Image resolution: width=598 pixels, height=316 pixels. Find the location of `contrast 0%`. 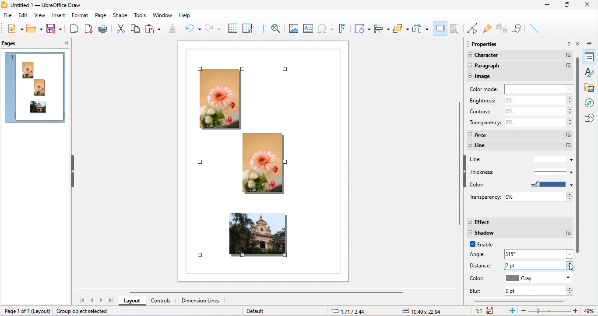

contrast 0% is located at coordinates (520, 112).